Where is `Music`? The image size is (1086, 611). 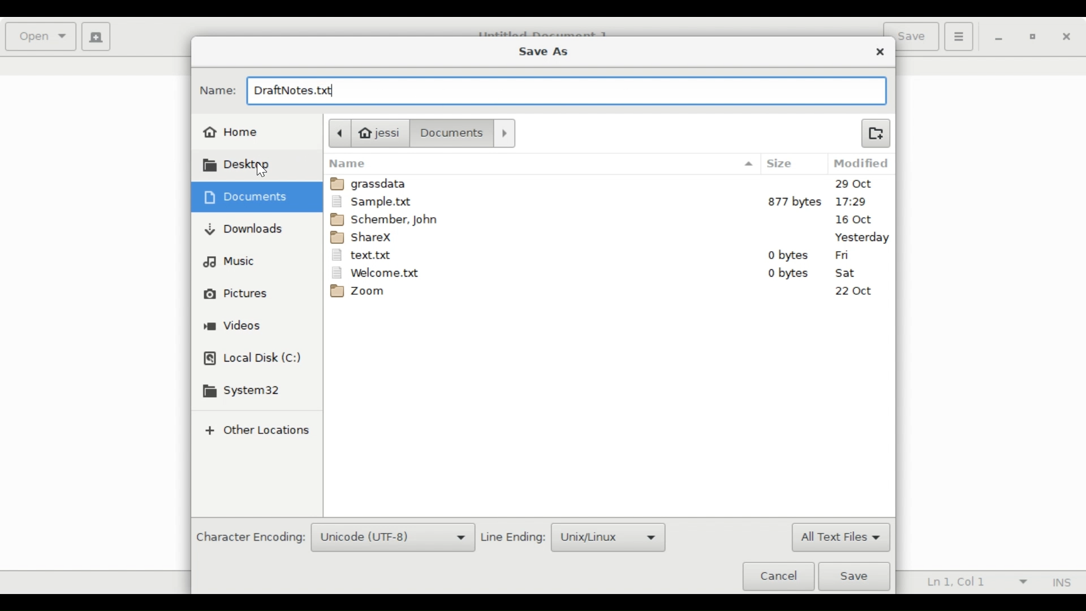
Music is located at coordinates (230, 261).